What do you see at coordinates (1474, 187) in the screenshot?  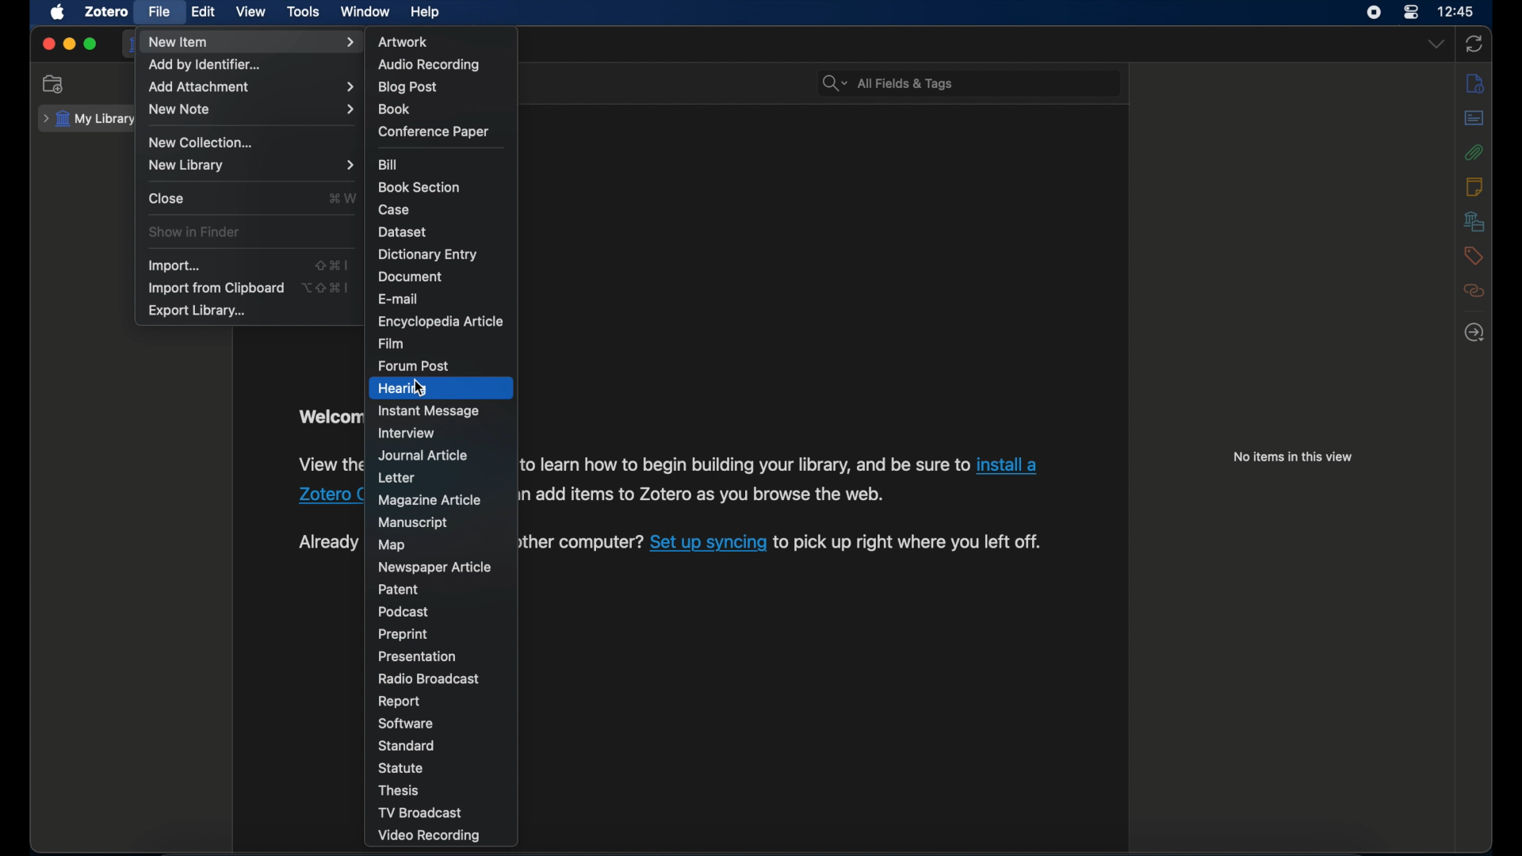 I see `notes` at bounding box center [1474, 187].